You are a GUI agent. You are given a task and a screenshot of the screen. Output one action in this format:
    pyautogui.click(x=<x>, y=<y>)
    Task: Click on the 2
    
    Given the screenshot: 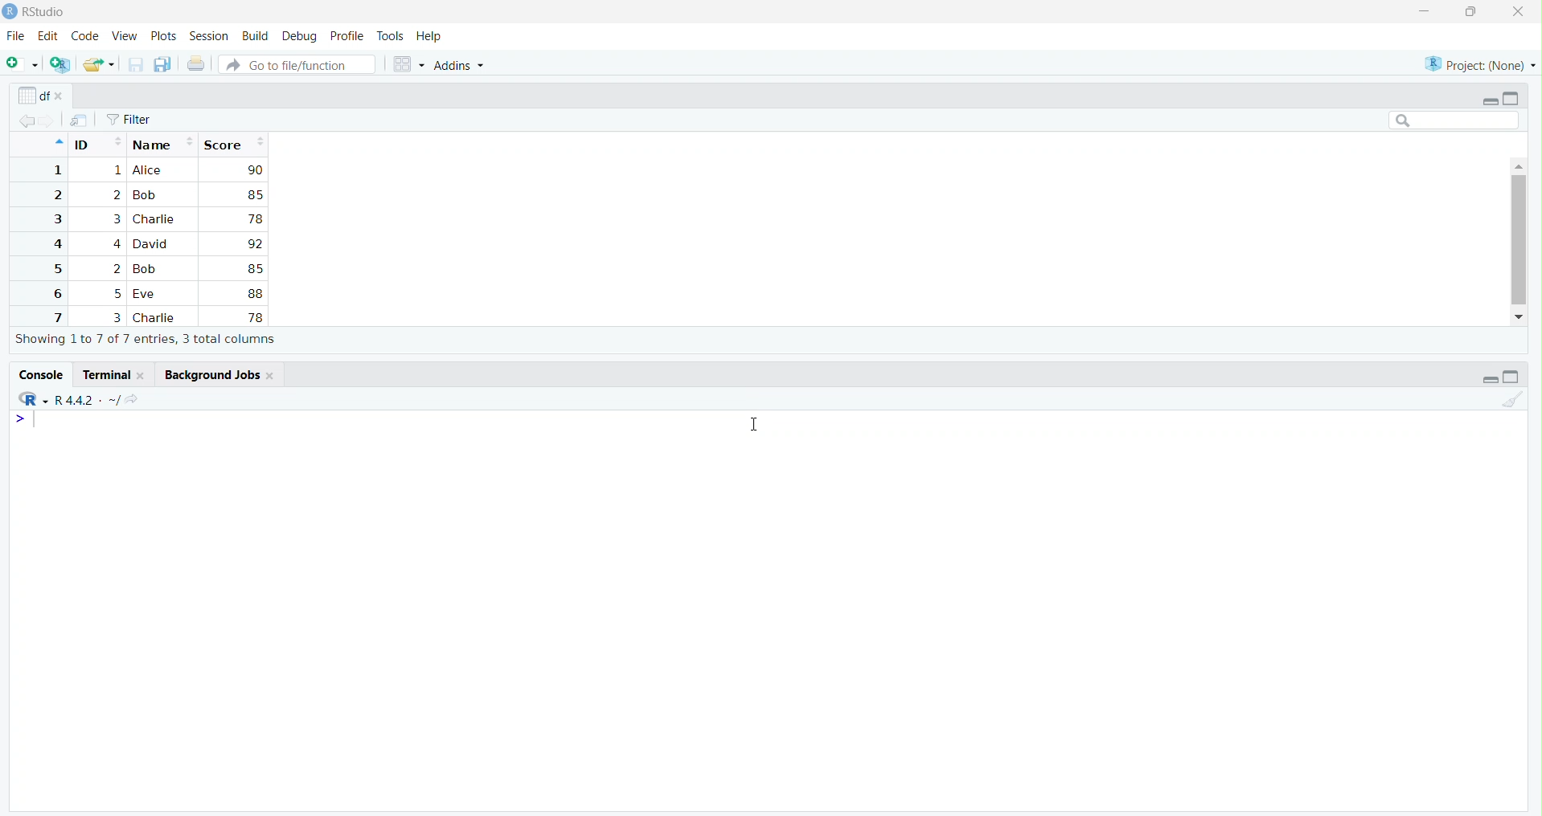 What is the action you would take?
    pyautogui.click(x=55, y=195)
    